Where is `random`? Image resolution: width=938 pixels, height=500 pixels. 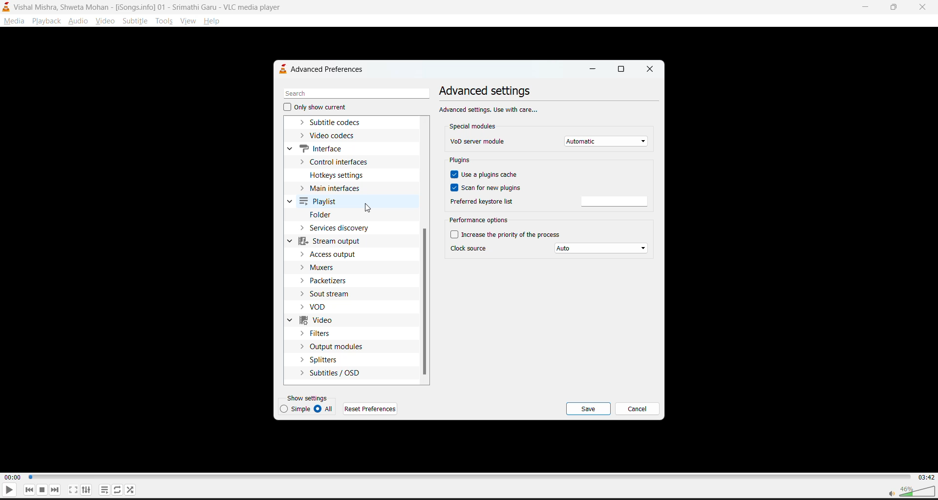
random is located at coordinates (129, 488).